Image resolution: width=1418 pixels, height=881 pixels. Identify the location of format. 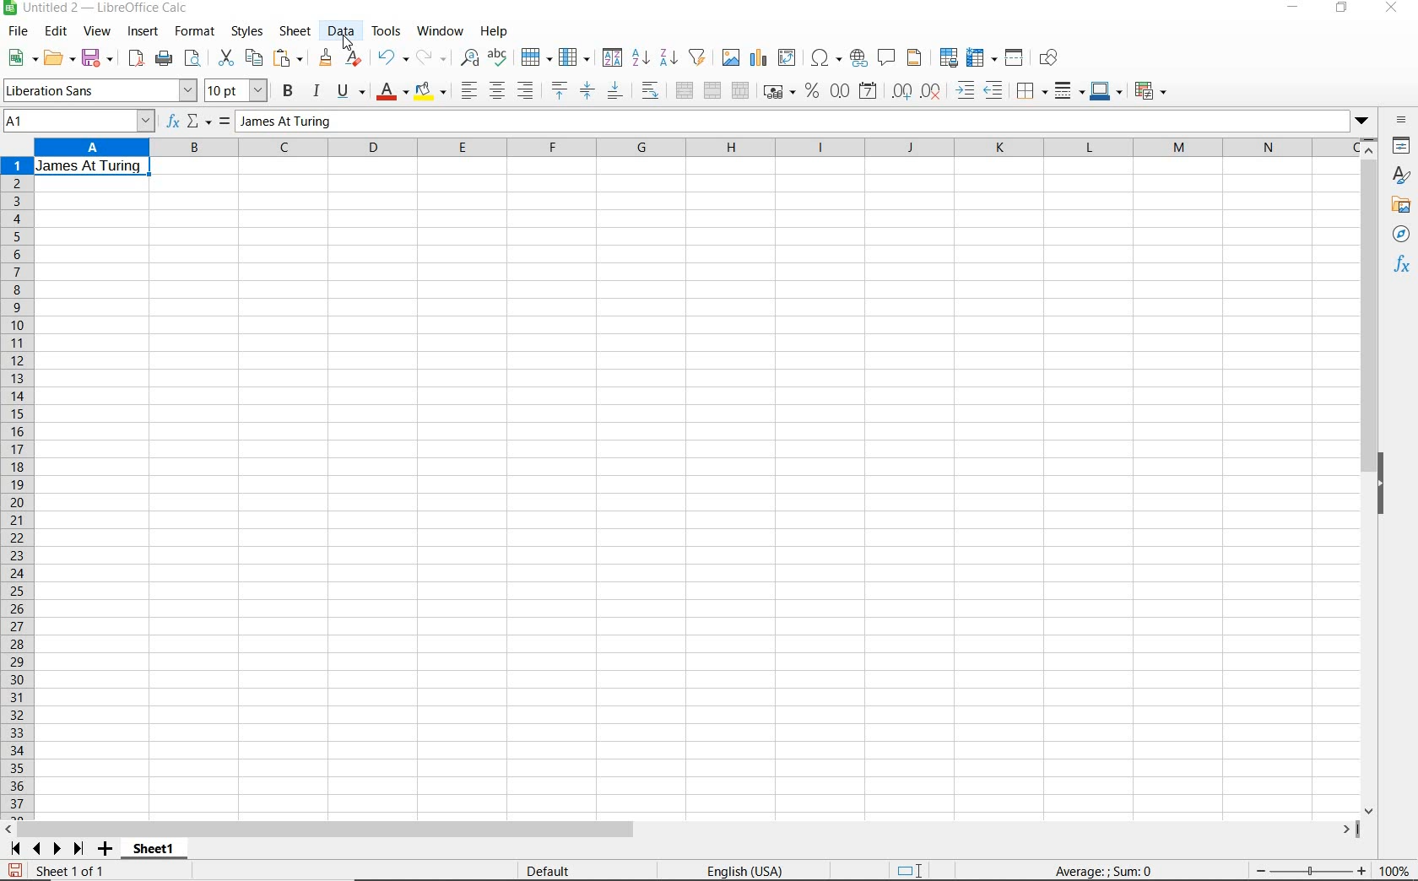
(196, 34).